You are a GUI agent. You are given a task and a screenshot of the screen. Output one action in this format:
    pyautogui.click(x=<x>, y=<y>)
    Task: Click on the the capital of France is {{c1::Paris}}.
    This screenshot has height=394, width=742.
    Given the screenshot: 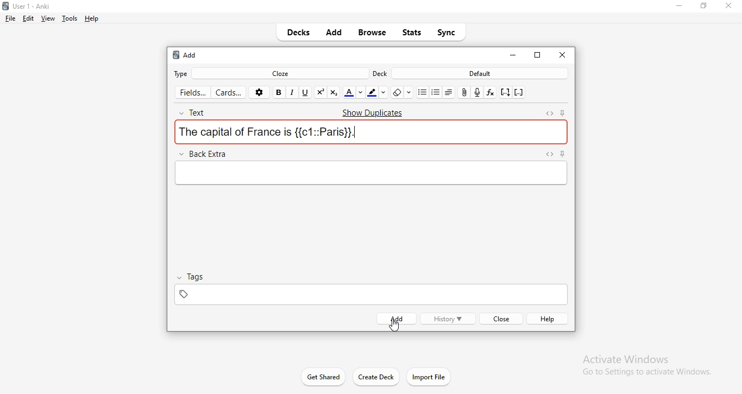 What is the action you would take?
    pyautogui.click(x=373, y=132)
    